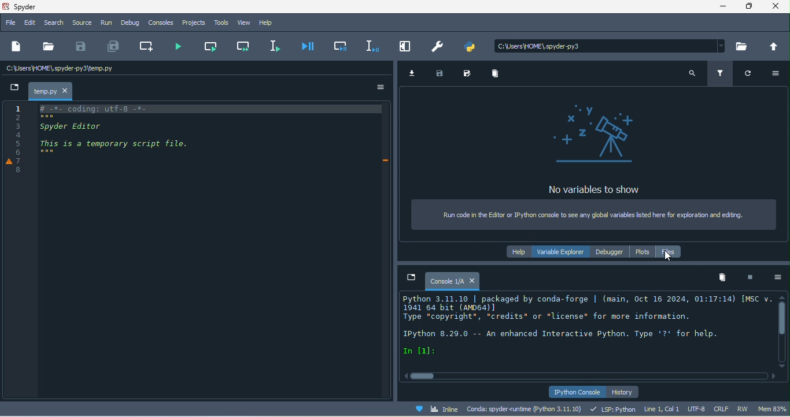 Image resolution: width=790 pixels, height=417 pixels. I want to click on debug file, so click(308, 44).